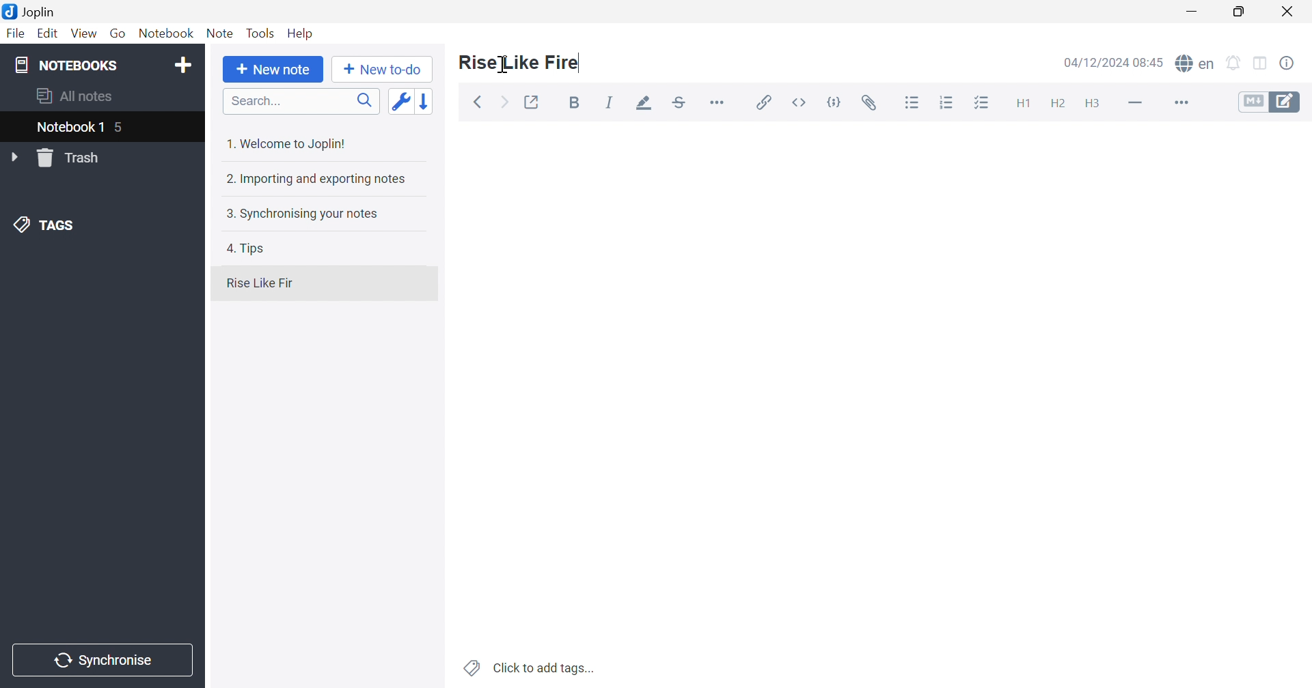 The image size is (1312, 688). What do you see at coordinates (983, 104) in the screenshot?
I see `Checkbox list` at bounding box center [983, 104].